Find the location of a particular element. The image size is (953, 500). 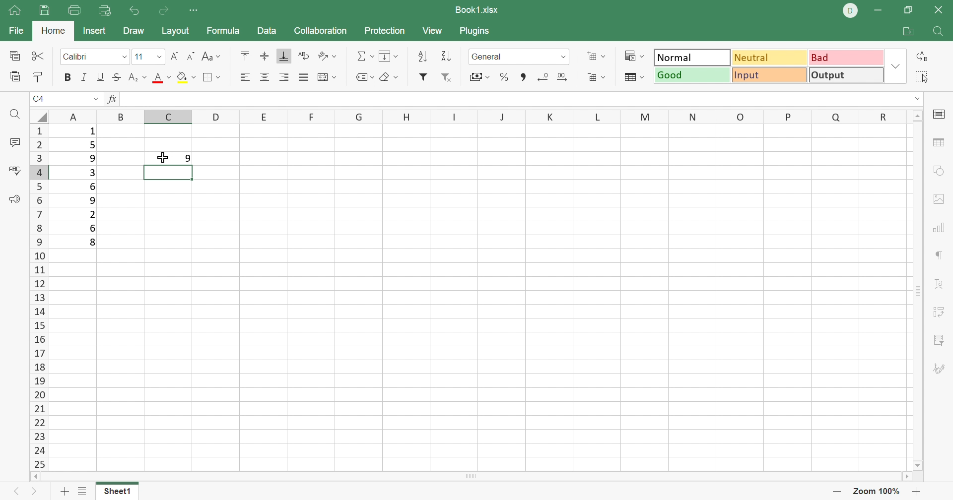

Comments is located at coordinates (13, 142).